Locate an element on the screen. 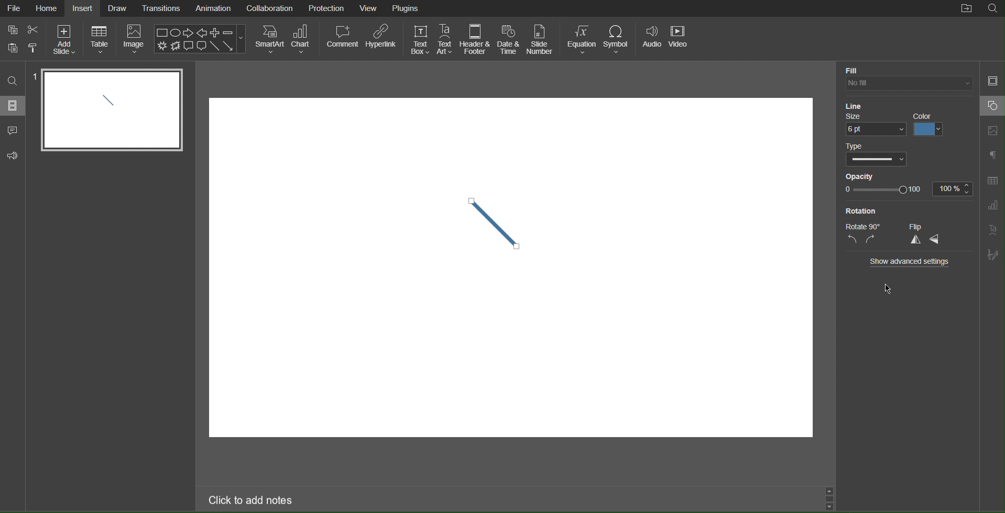 The width and height of the screenshot is (1005, 513). Search is located at coordinates (992, 9).